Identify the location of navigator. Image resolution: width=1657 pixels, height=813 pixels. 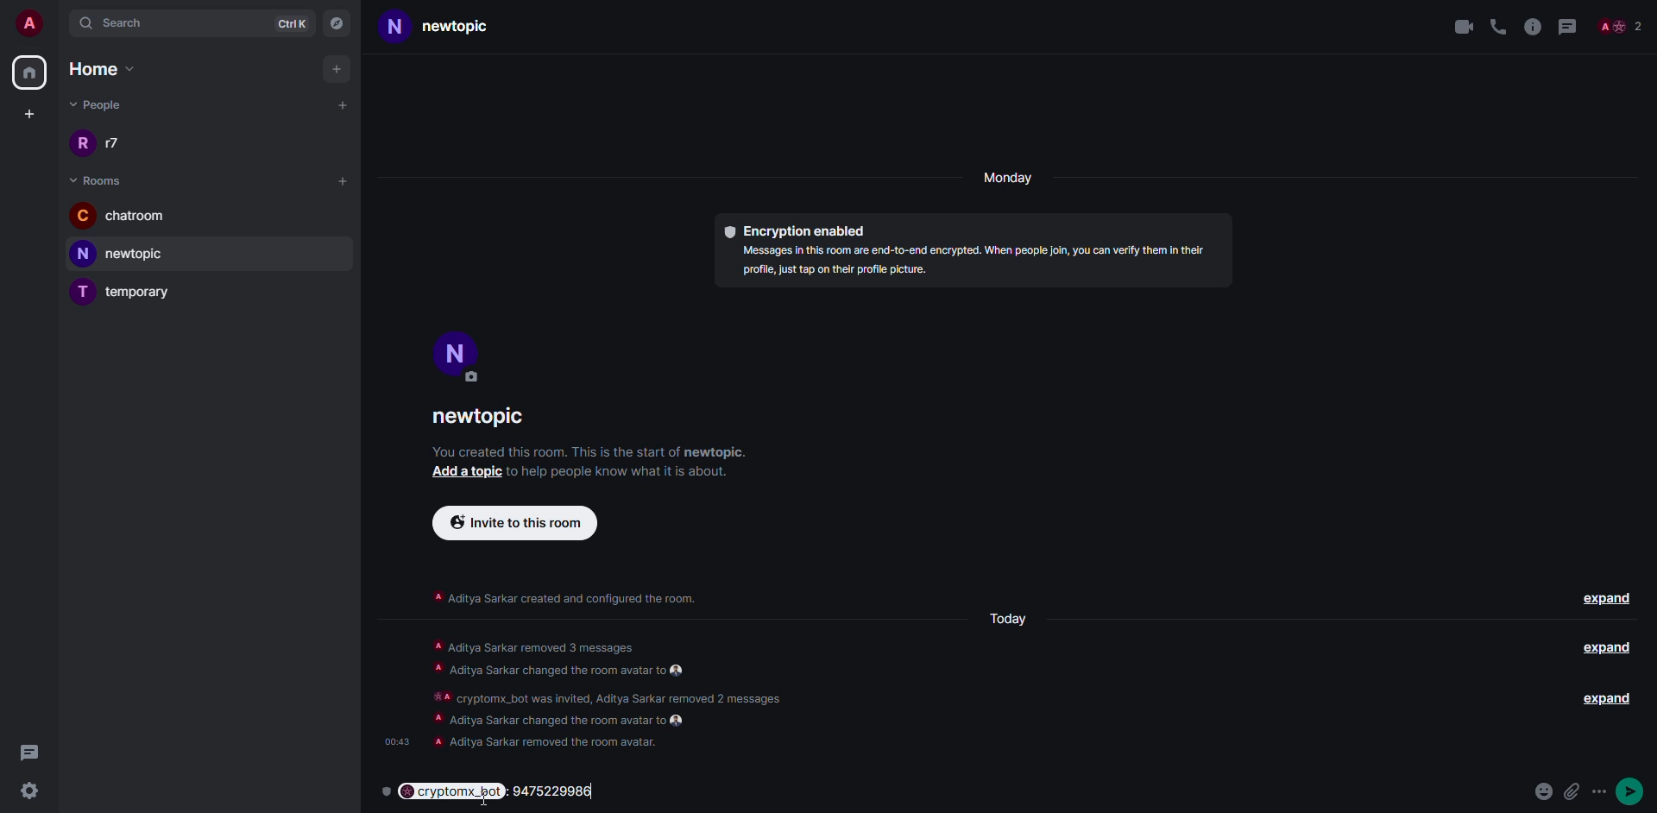
(338, 22).